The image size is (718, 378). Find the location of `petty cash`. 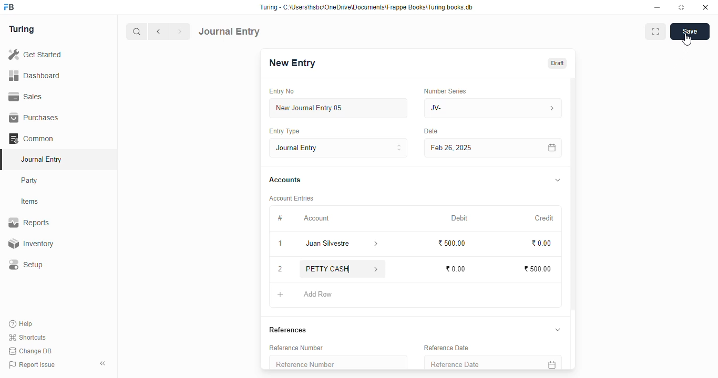

petty cash is located at coordinates (330, 269).